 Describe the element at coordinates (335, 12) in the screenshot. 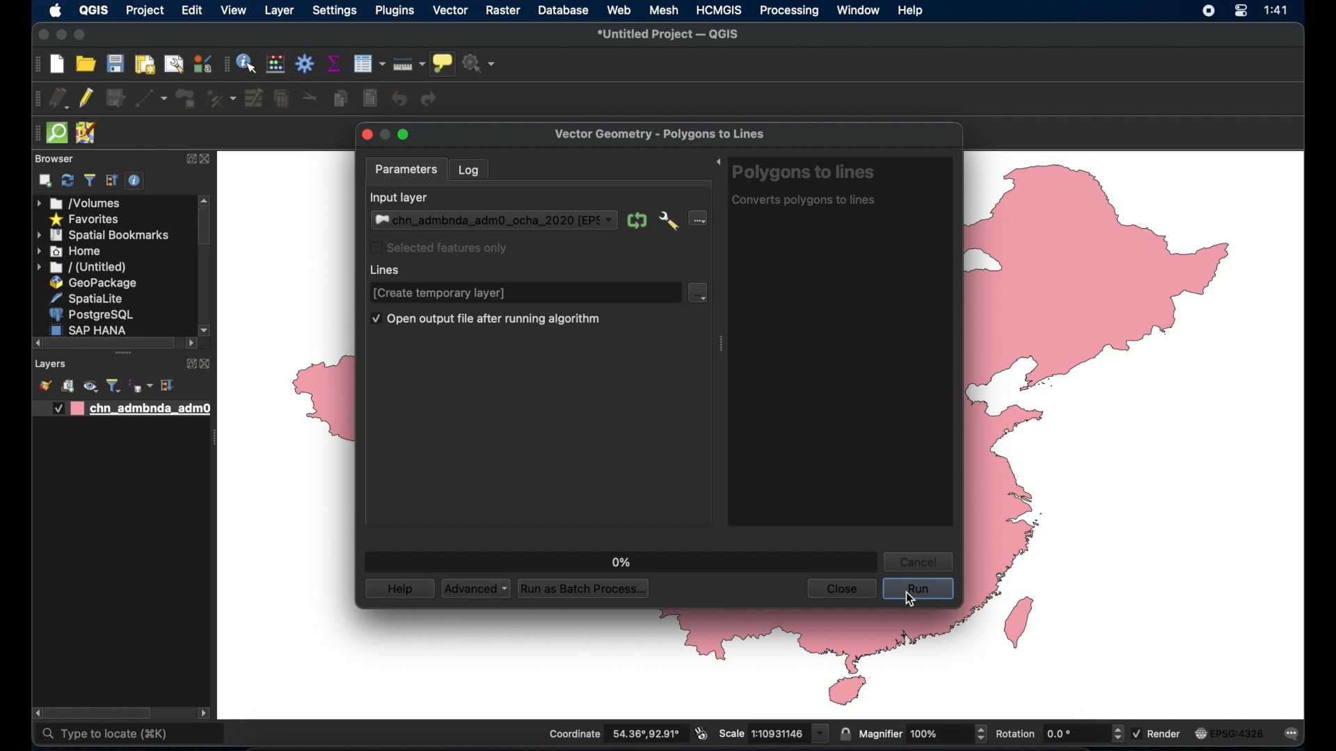

I see `settings` at that location.